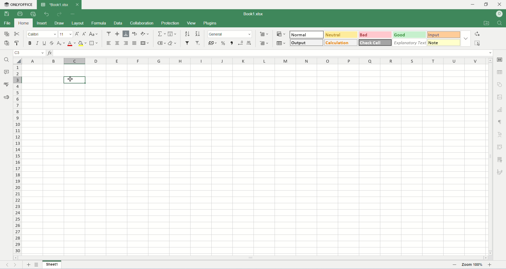 The width and height of the screenshot is (506, 269). I want to click on note, so click(444, 43).